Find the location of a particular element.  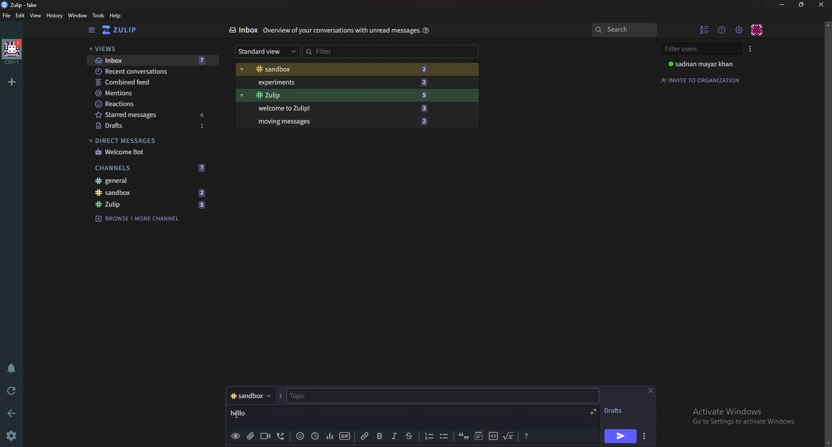

zulip-fake is located at coordinates (23, 5).